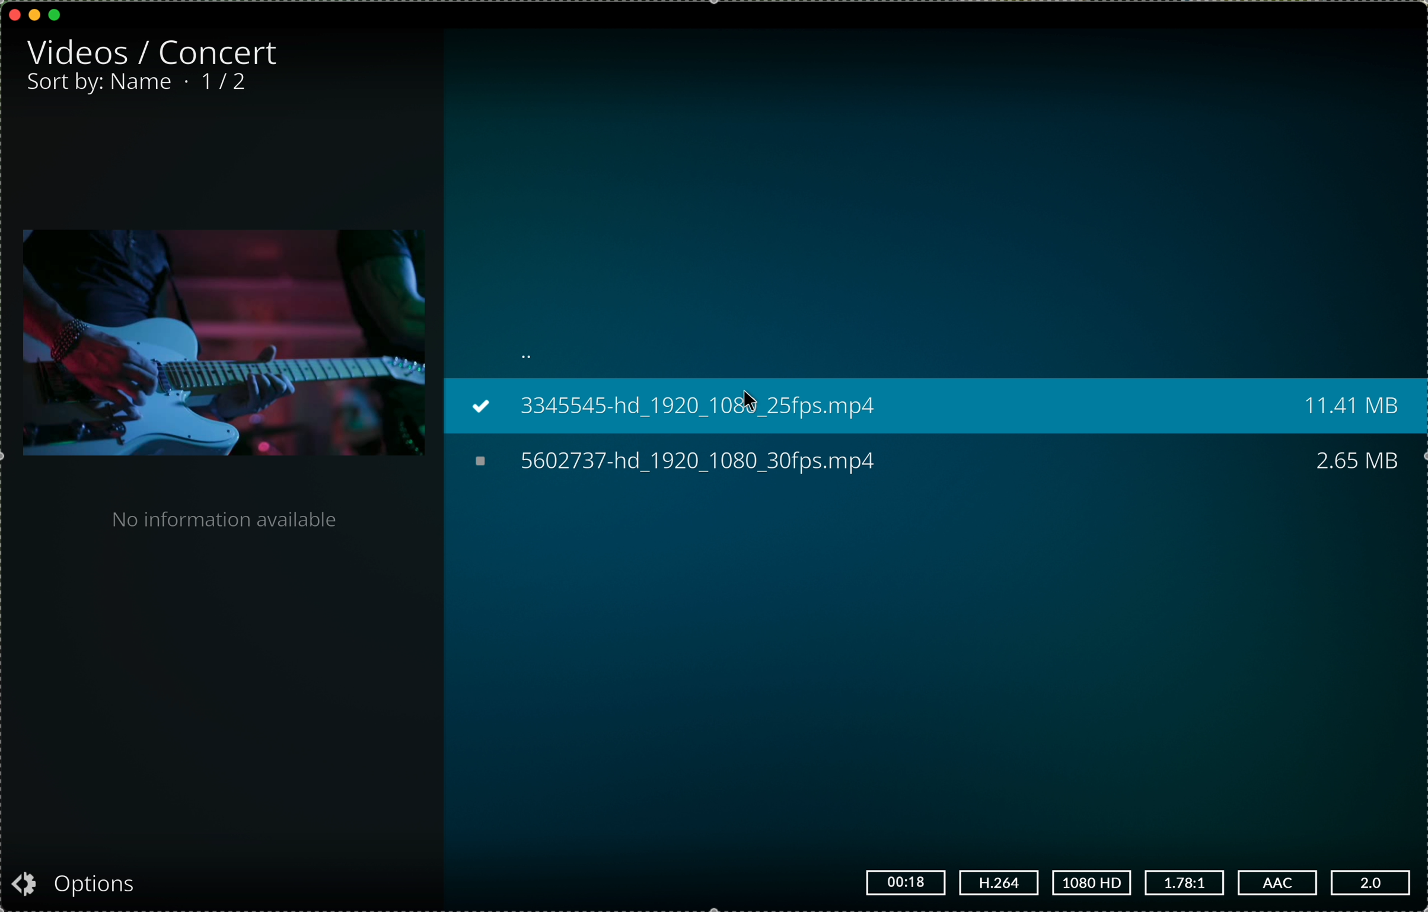 The height and width of the screenshot is (912, 1428). What do you see at coordinates (223, 519) in the screenshot?
I see `no information available` at bounding box center [223, 519].